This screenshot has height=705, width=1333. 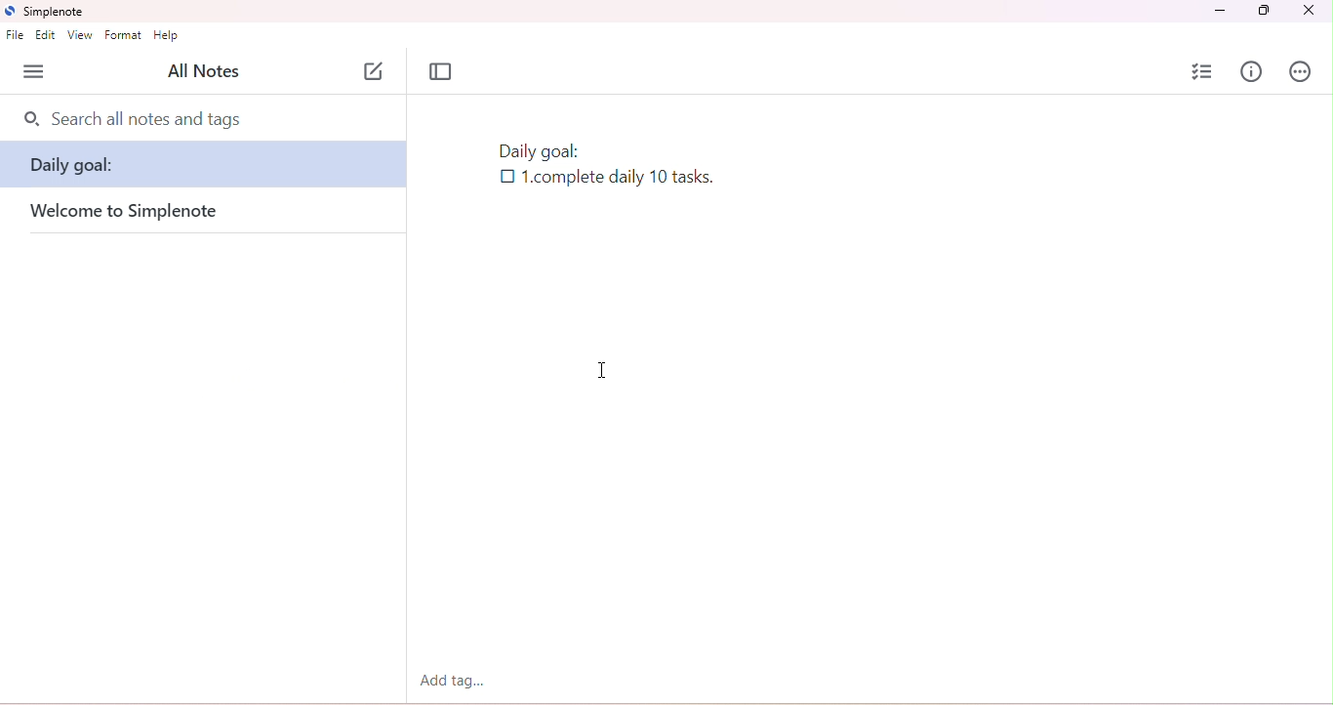 What do you see at coordinates (205, 115) in the screenshot?
I see `search bar` at bounding box center [205, 115].